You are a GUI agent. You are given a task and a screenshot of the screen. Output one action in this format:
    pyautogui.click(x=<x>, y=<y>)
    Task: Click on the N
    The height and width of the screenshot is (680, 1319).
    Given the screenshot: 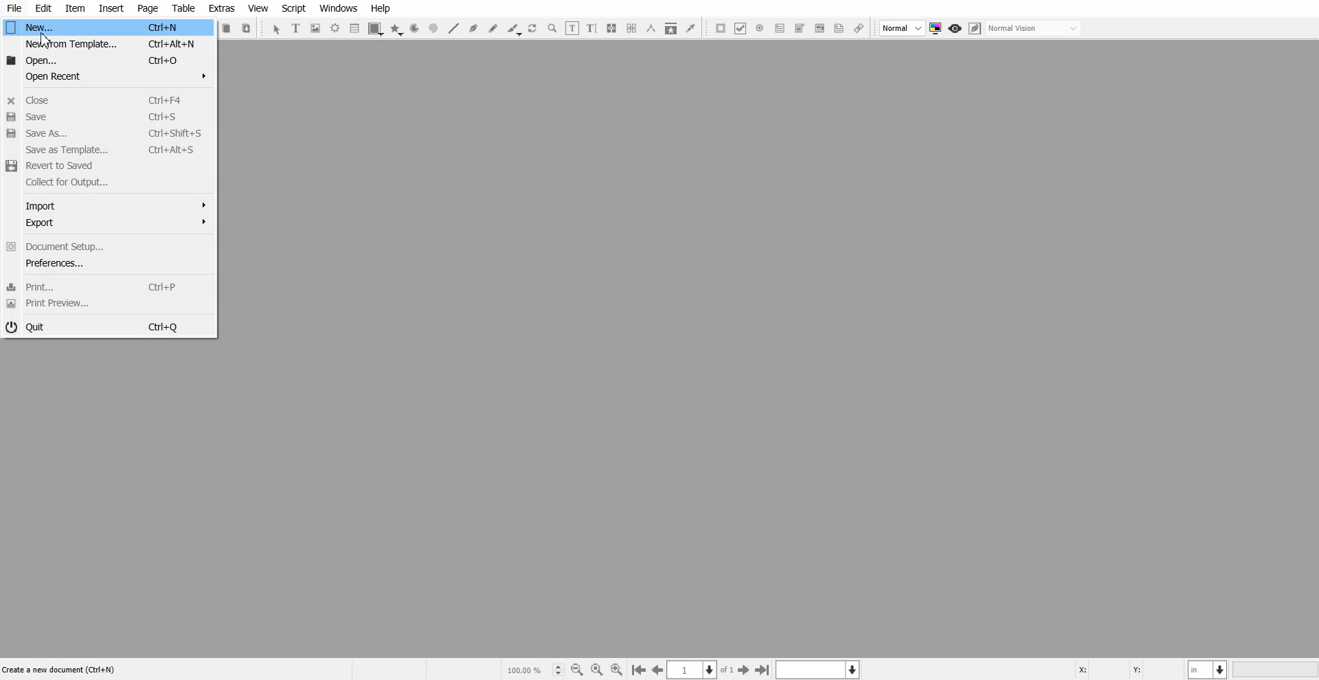 What is the action you would take?
    pyautogui.click(x=108, y=27)
    